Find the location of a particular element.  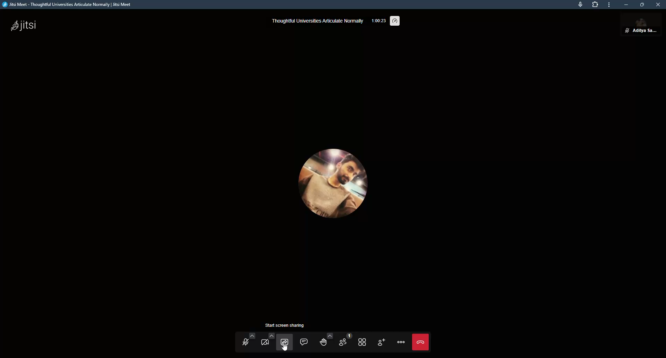

start screen sharing is located at coordinates (287, 325).